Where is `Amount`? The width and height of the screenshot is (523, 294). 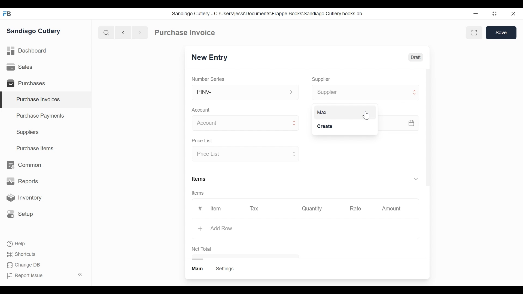
Amount is located at coordinates (393, 209).